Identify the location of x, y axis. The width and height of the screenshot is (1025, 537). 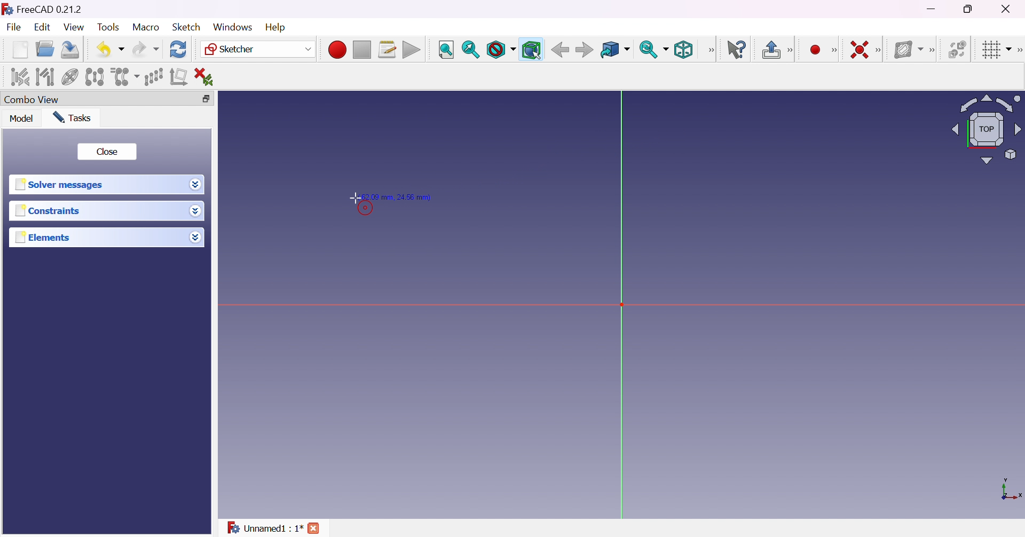
(1010, 490).